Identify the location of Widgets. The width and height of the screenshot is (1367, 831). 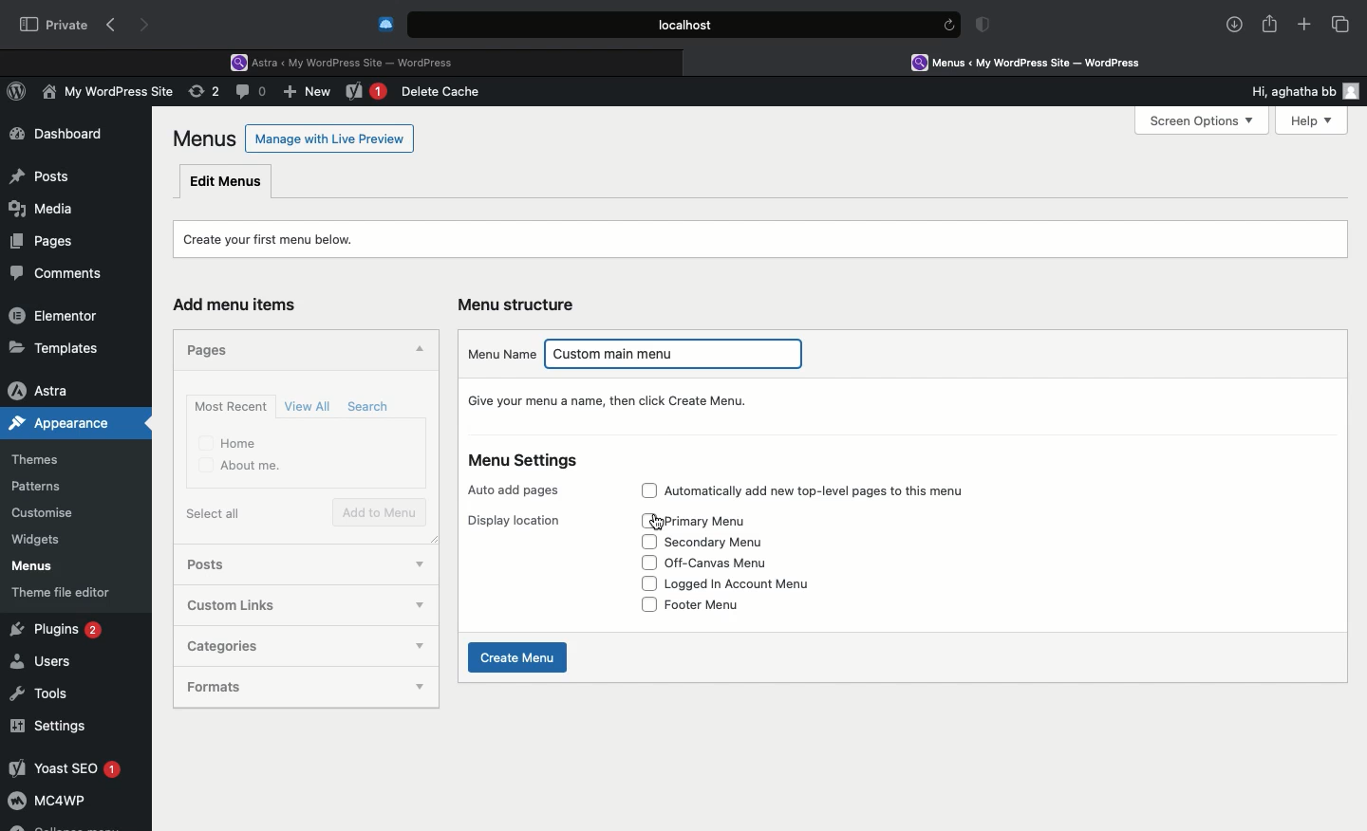
(38, 540).